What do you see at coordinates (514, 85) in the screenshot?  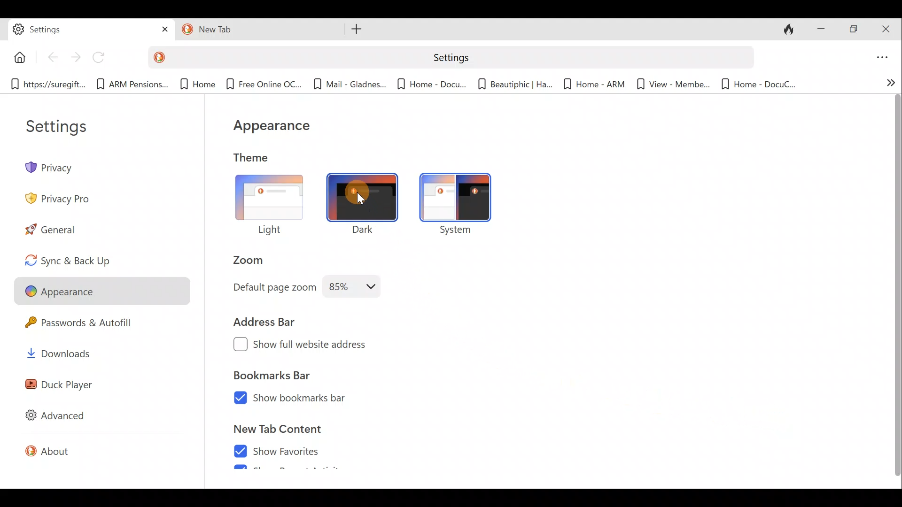 I see `Bookmark 7` at bounding box center [514, 85].